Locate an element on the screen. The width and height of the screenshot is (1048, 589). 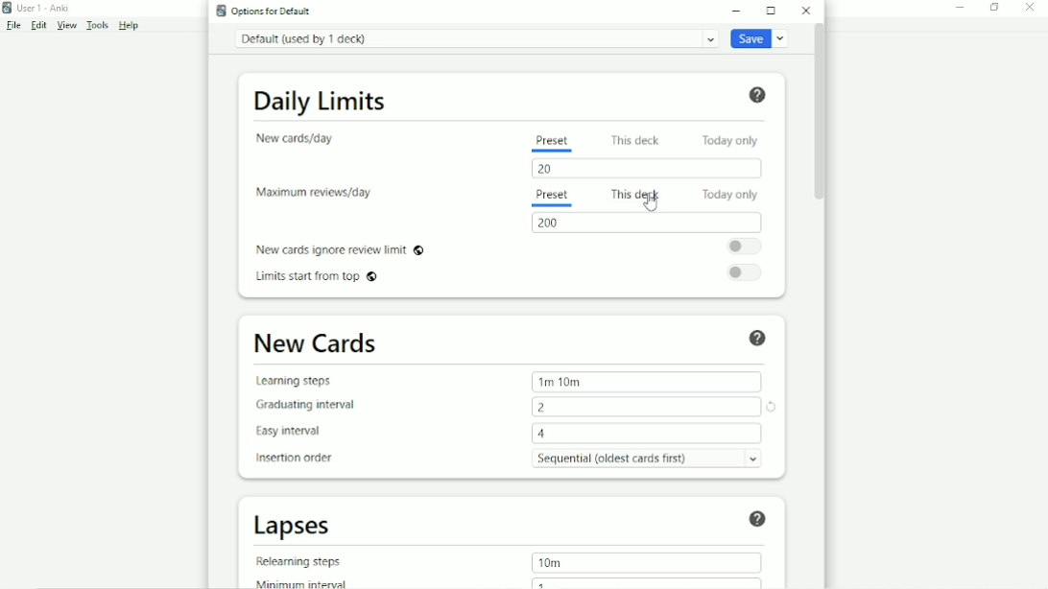
Limits start from top is located at coordinates (321, 278).